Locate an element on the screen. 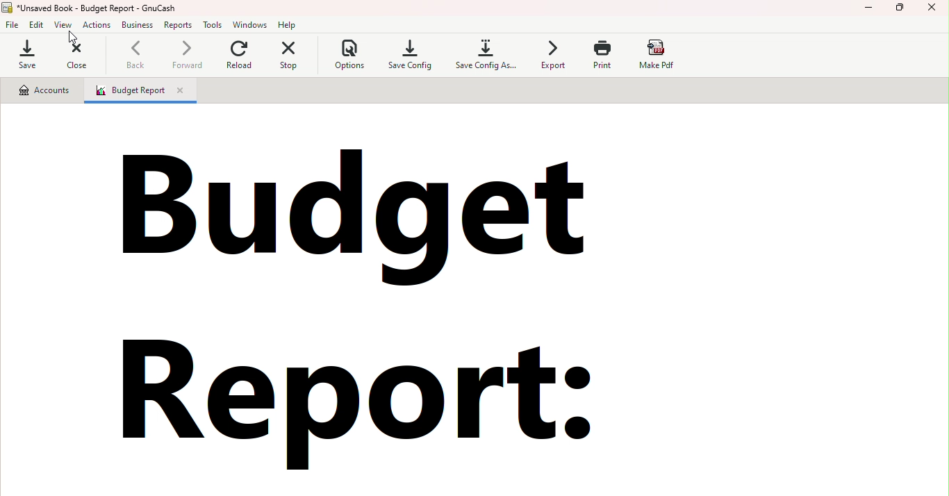  Close is located at coordinates (73, 55).